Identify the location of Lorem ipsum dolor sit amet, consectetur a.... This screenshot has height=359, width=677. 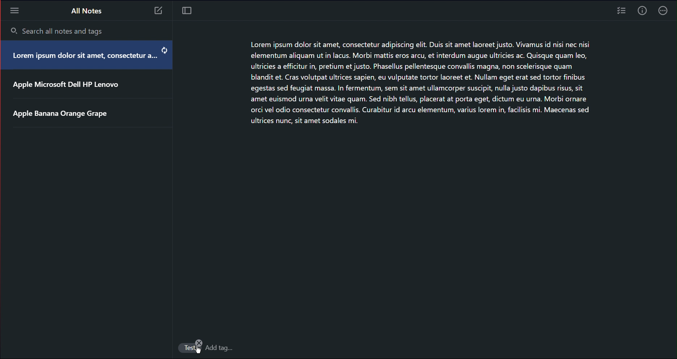
(80, 59).